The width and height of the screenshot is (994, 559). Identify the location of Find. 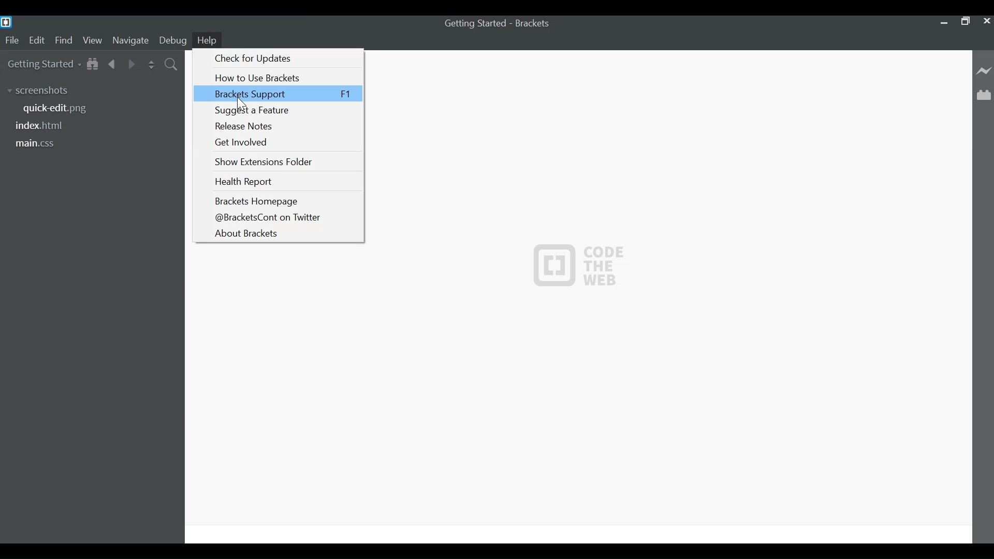
(64, 41).